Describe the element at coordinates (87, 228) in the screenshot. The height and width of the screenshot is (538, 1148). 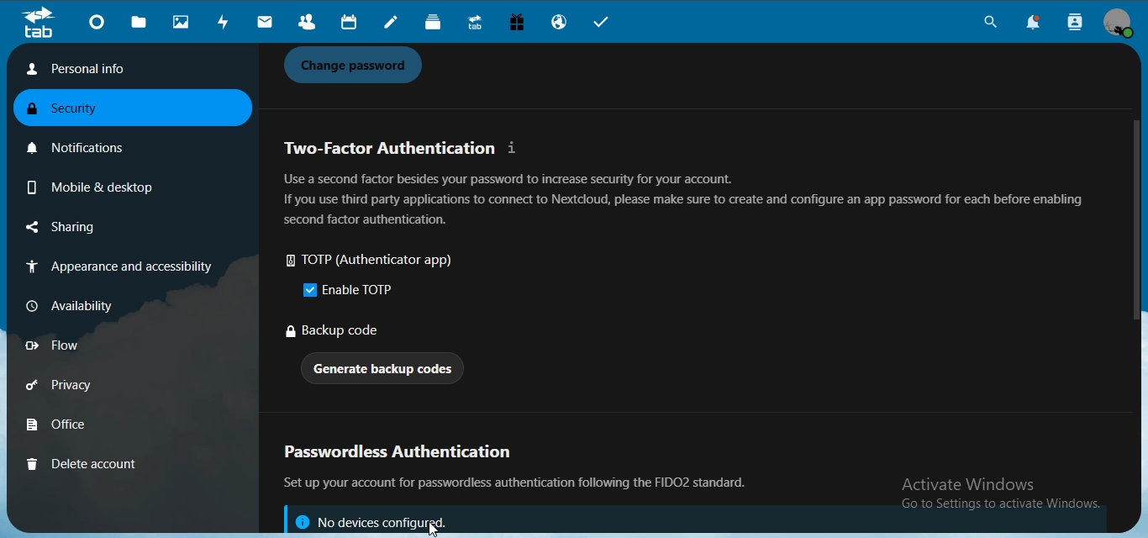
I see `sharing` at that location.